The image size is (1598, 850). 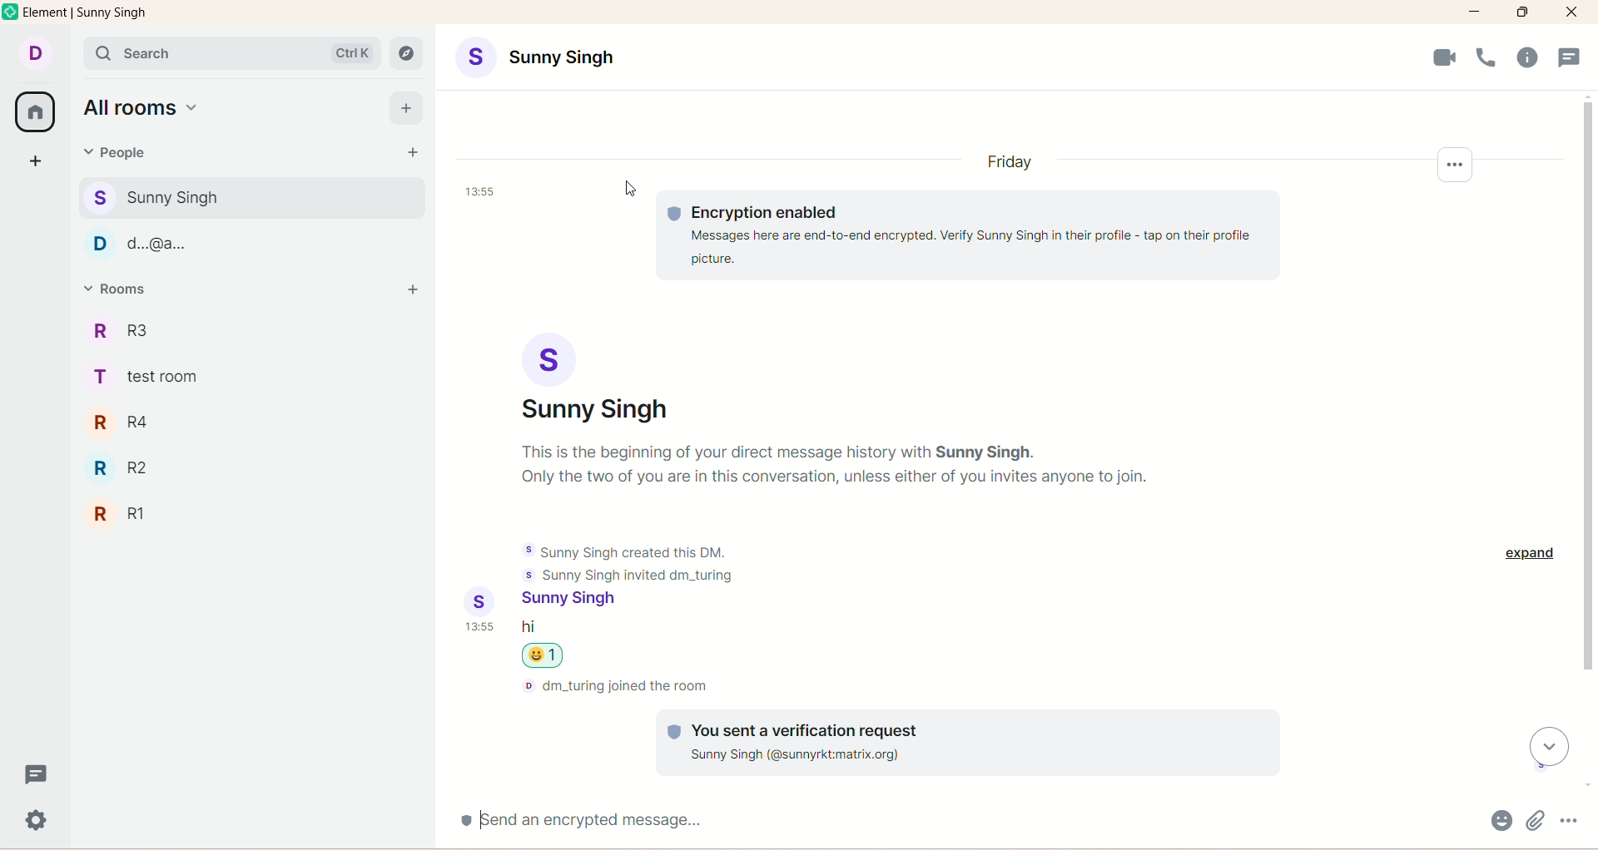 I want to click on Time of last action in chat, so click(x=479, y=191).